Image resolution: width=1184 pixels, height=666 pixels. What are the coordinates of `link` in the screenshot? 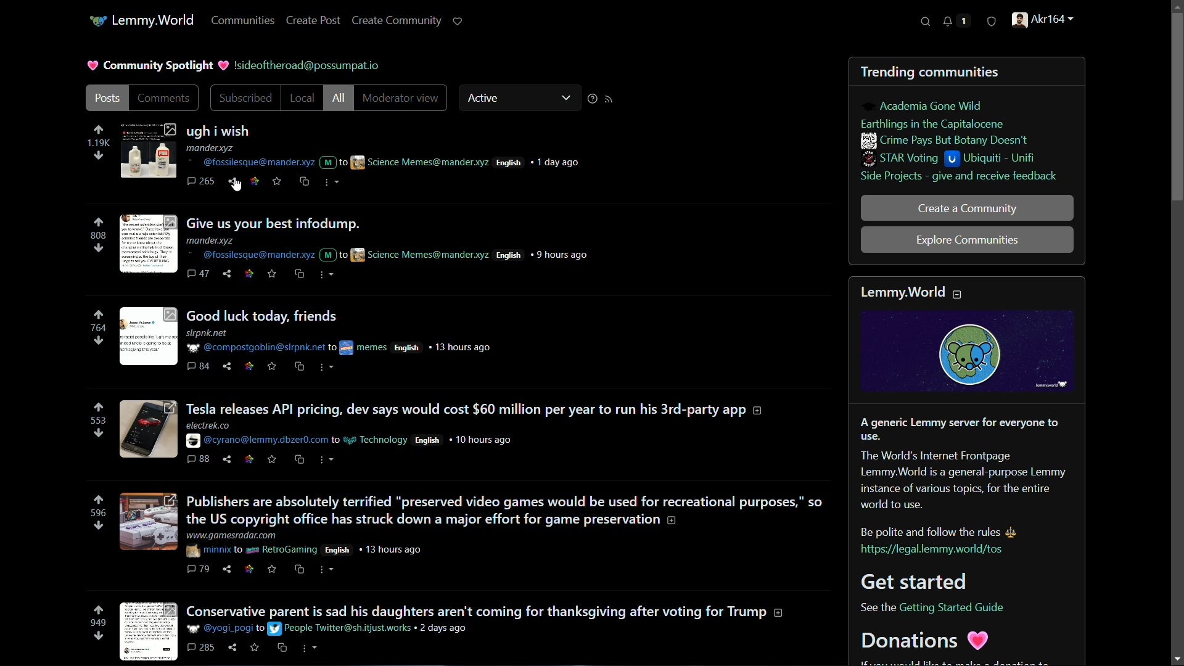 It's located at (255, 181).